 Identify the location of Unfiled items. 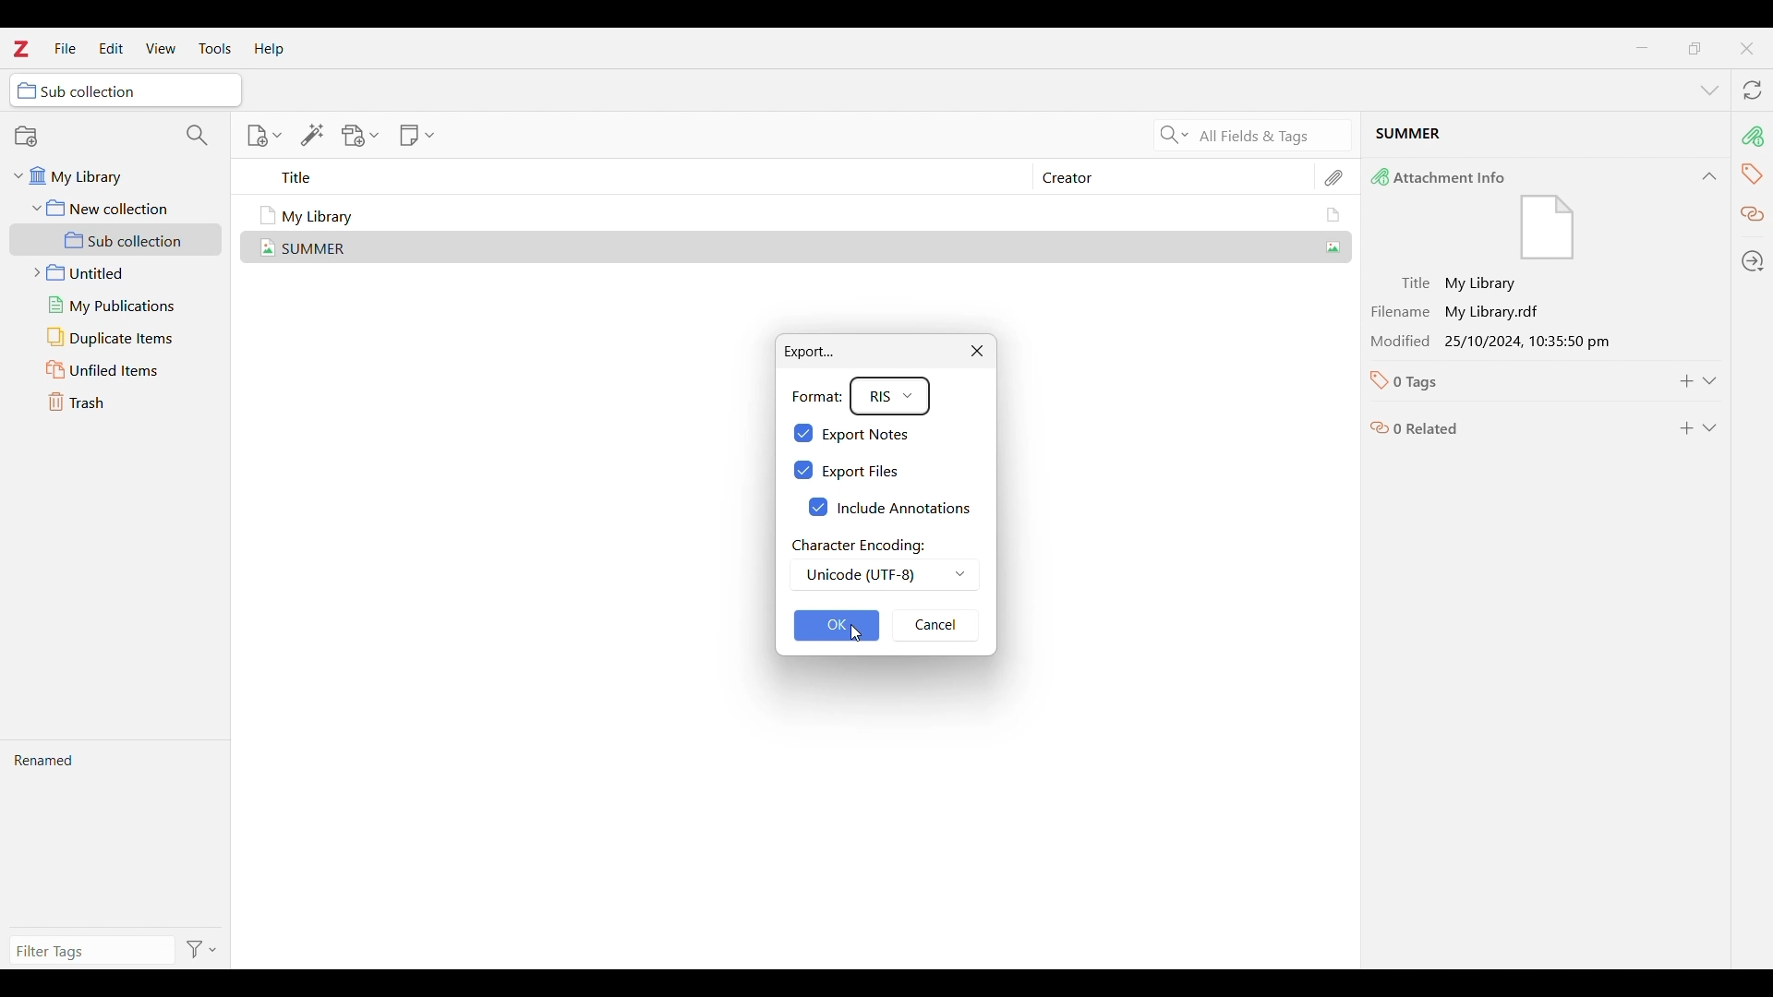
(117, 369).